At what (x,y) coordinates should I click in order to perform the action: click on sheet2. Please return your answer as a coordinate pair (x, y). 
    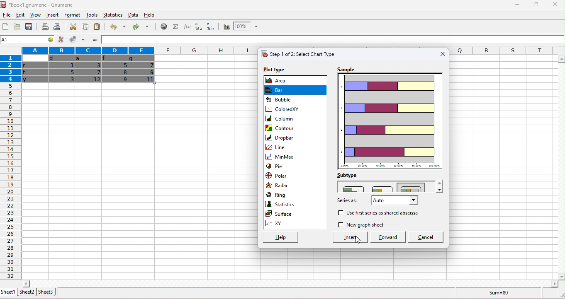
    Looking at the image, I should click on (27, 292).